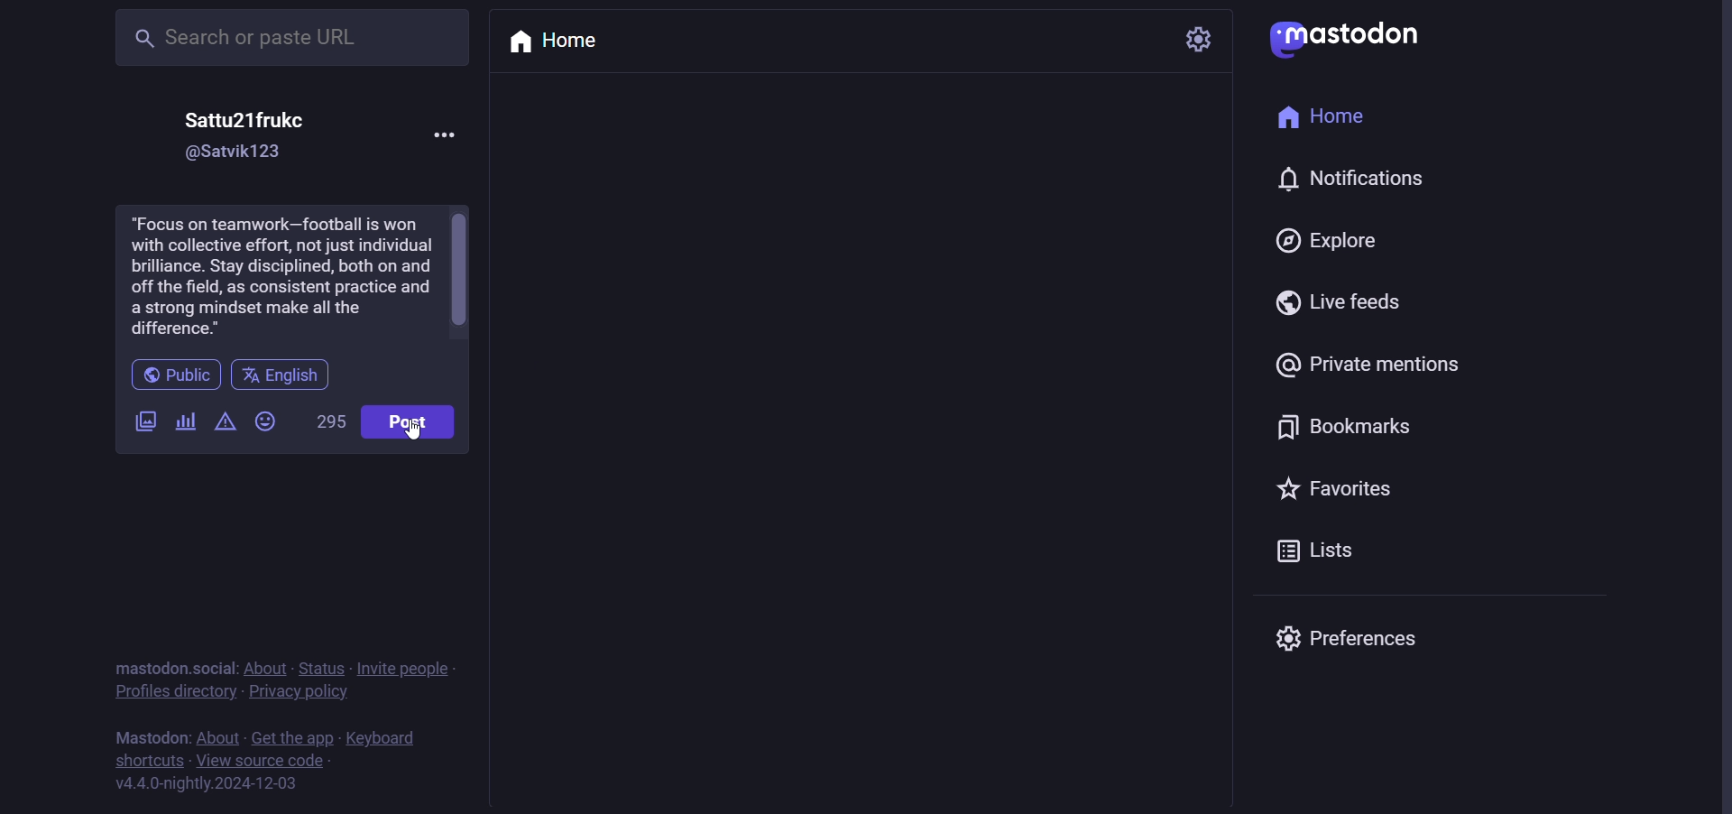  What do you see at coordinates (1353, 173) in the screenshot?
I see `notification` at bounding box center [1353, 173].